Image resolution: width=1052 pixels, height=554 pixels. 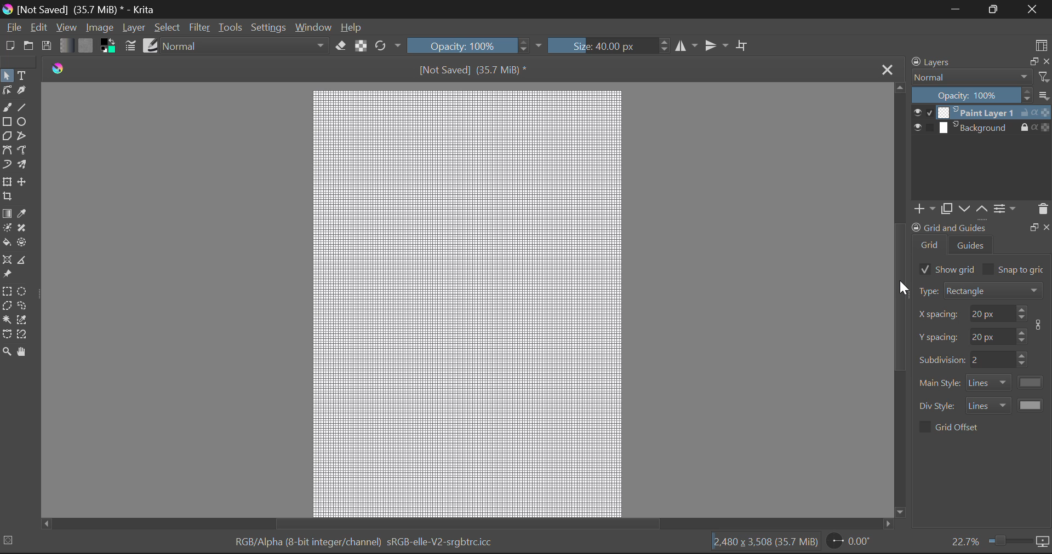 What do you see at coordinates (1022, 270) in the screenshot?
I see `snap to grid` at bounding box center [1022, 270].